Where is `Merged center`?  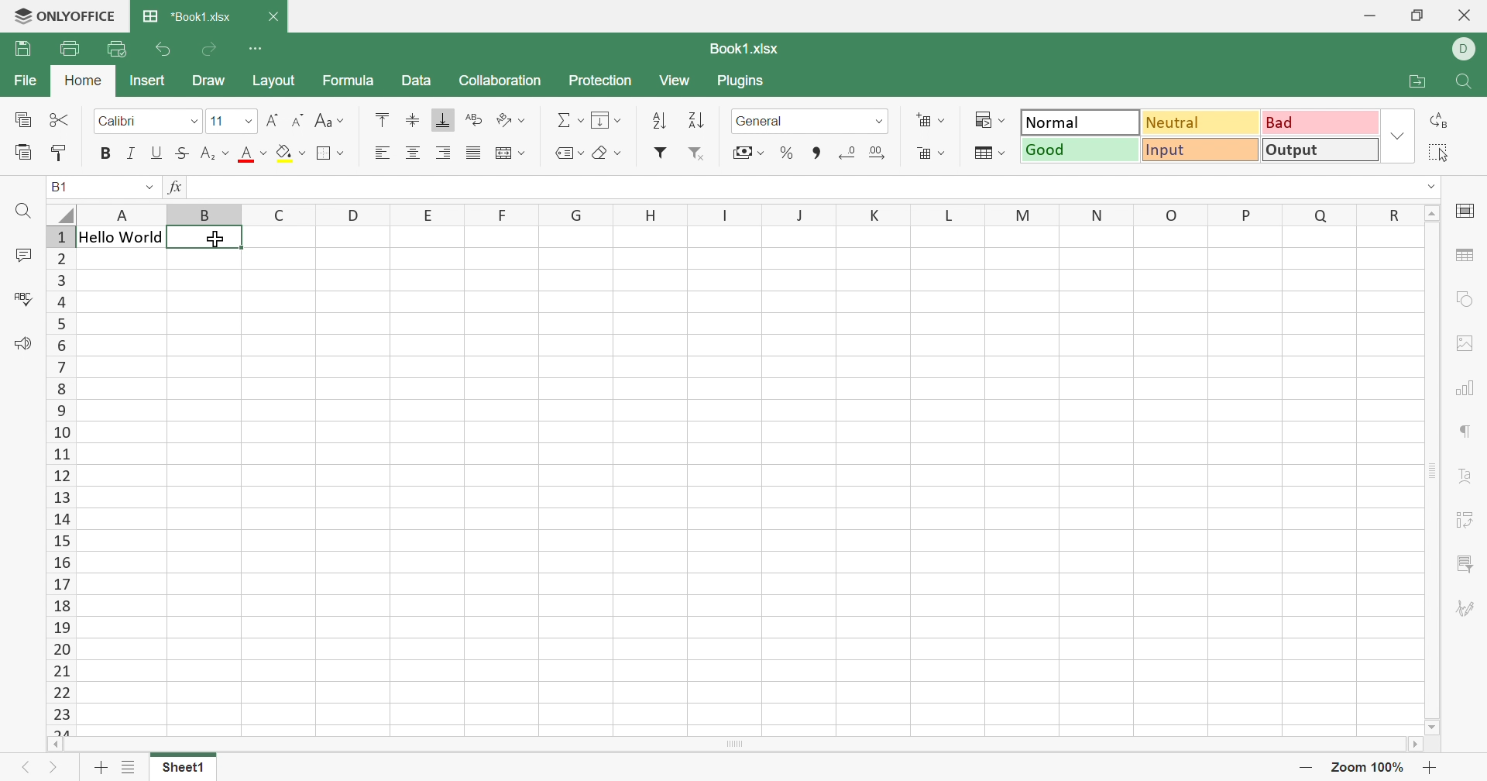
Merged center is located at coordinates (510, 151).